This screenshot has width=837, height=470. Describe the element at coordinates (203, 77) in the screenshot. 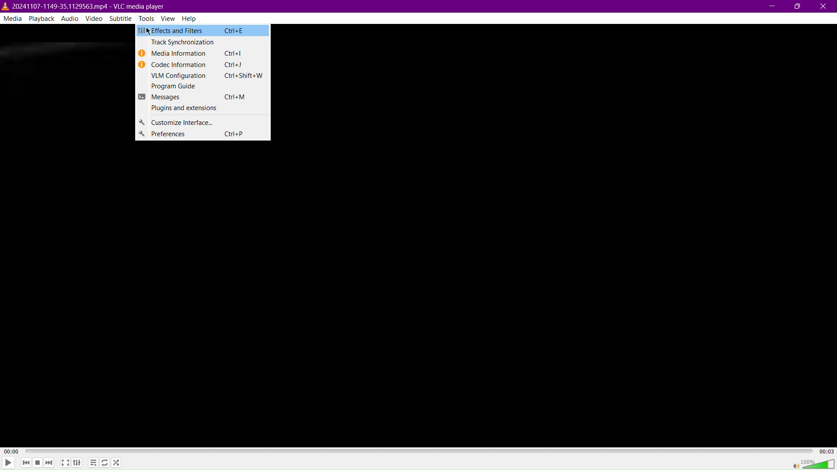

I see `VLM Configuration` at that location.